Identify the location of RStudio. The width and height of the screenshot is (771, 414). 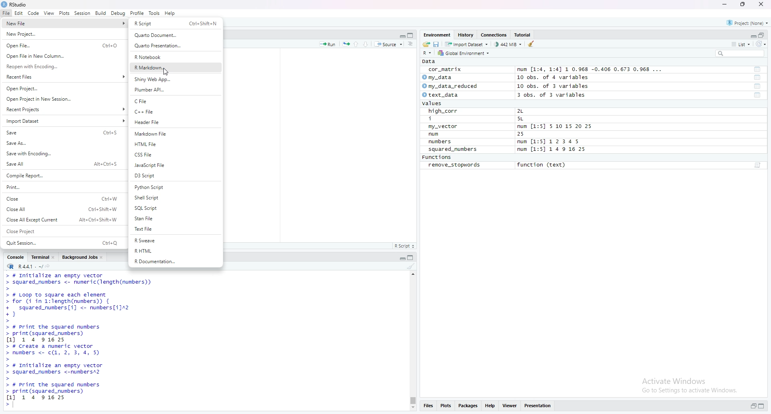
(15, 5).